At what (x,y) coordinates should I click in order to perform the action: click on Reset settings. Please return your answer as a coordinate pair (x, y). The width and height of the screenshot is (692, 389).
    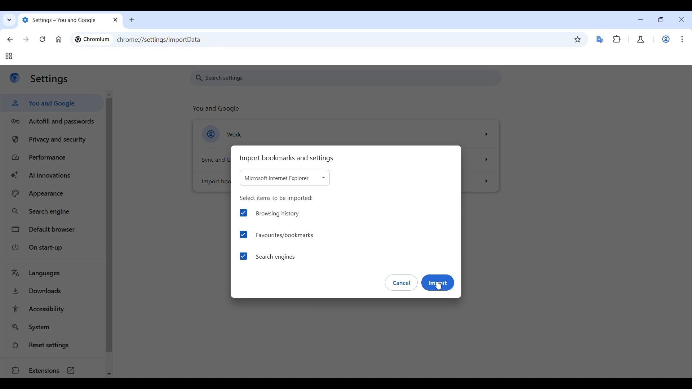
    Looking at the image, I should click on (52, 345).